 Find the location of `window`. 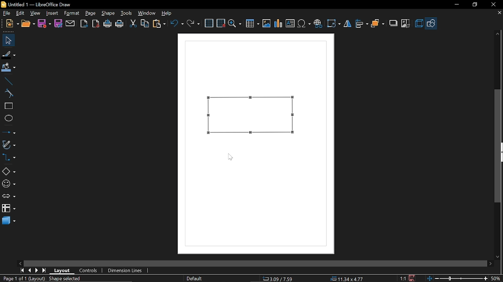

window is located at coordinates (148, 13).